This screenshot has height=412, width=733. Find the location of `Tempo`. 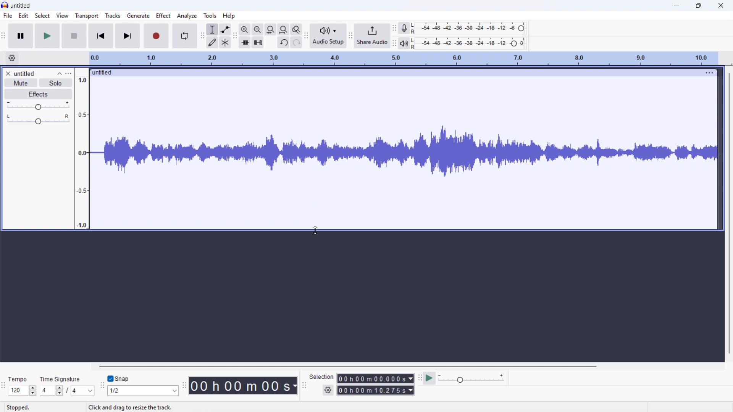

Tempo is located at coordinates (20, 379).